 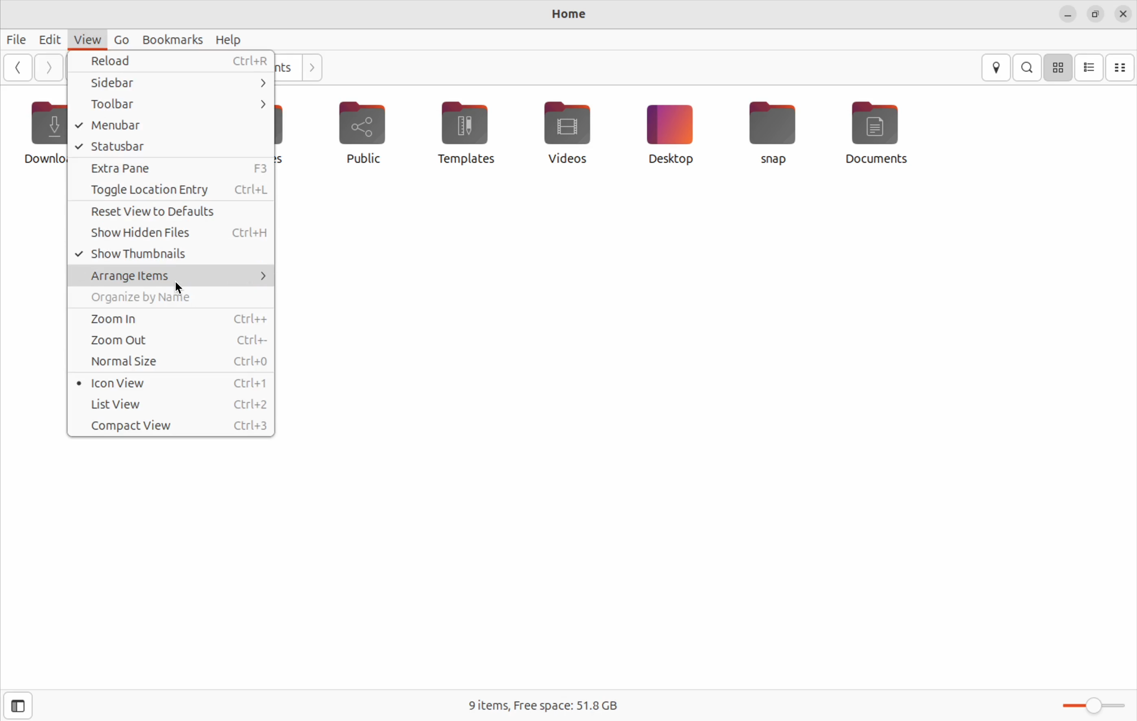 What do you see at coordinates (17, 39) in the screenshot?
I see `file` at bounding box center [17, 39].